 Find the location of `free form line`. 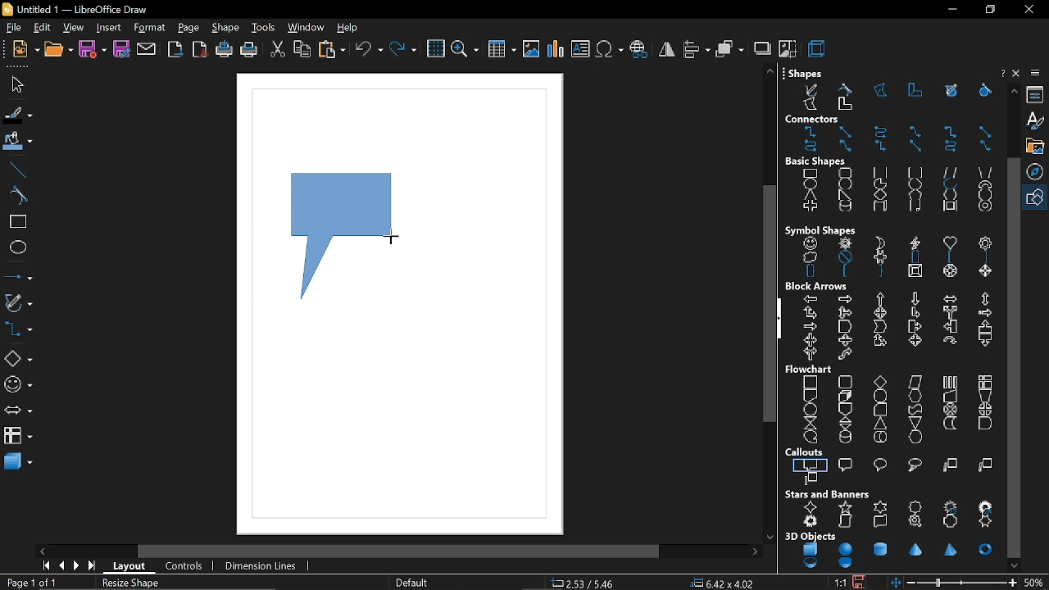

free form line is located at coordinates (810, 88).